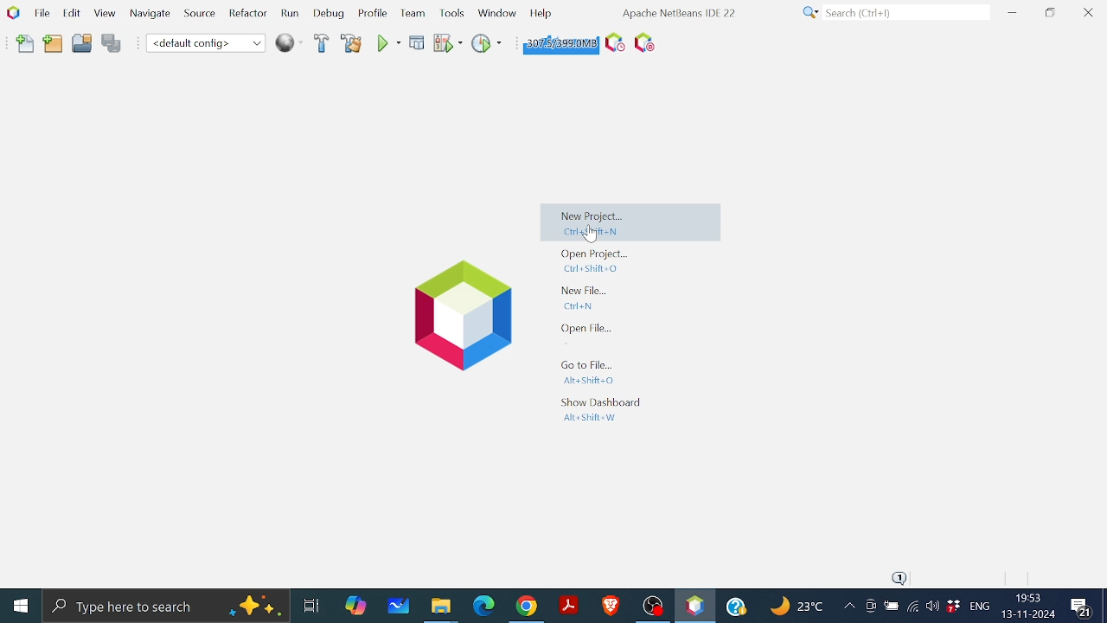  What do you see at coordinates (588, 297) in the screenshot?
I see `New file` at bounding box center [588, 297].